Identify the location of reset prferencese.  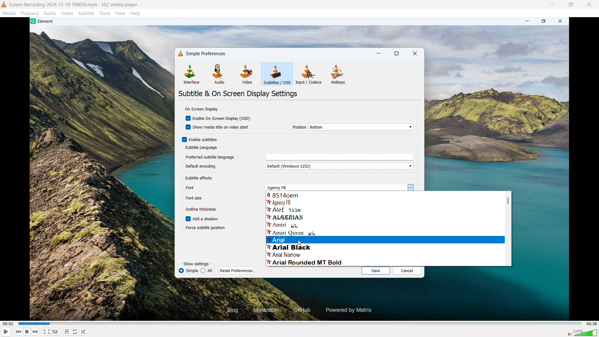
(236, 271).